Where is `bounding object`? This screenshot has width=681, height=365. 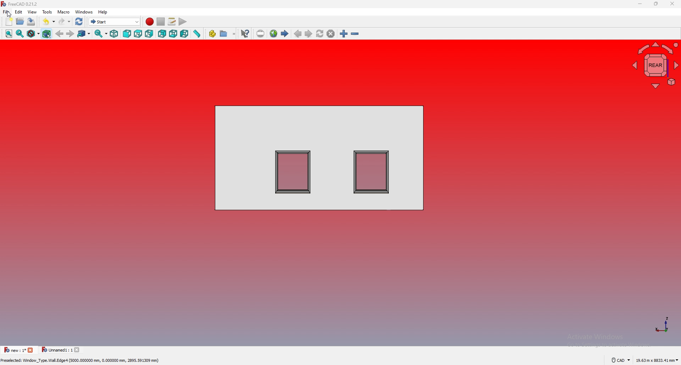 bounding object is located at coordinates (46, 34).